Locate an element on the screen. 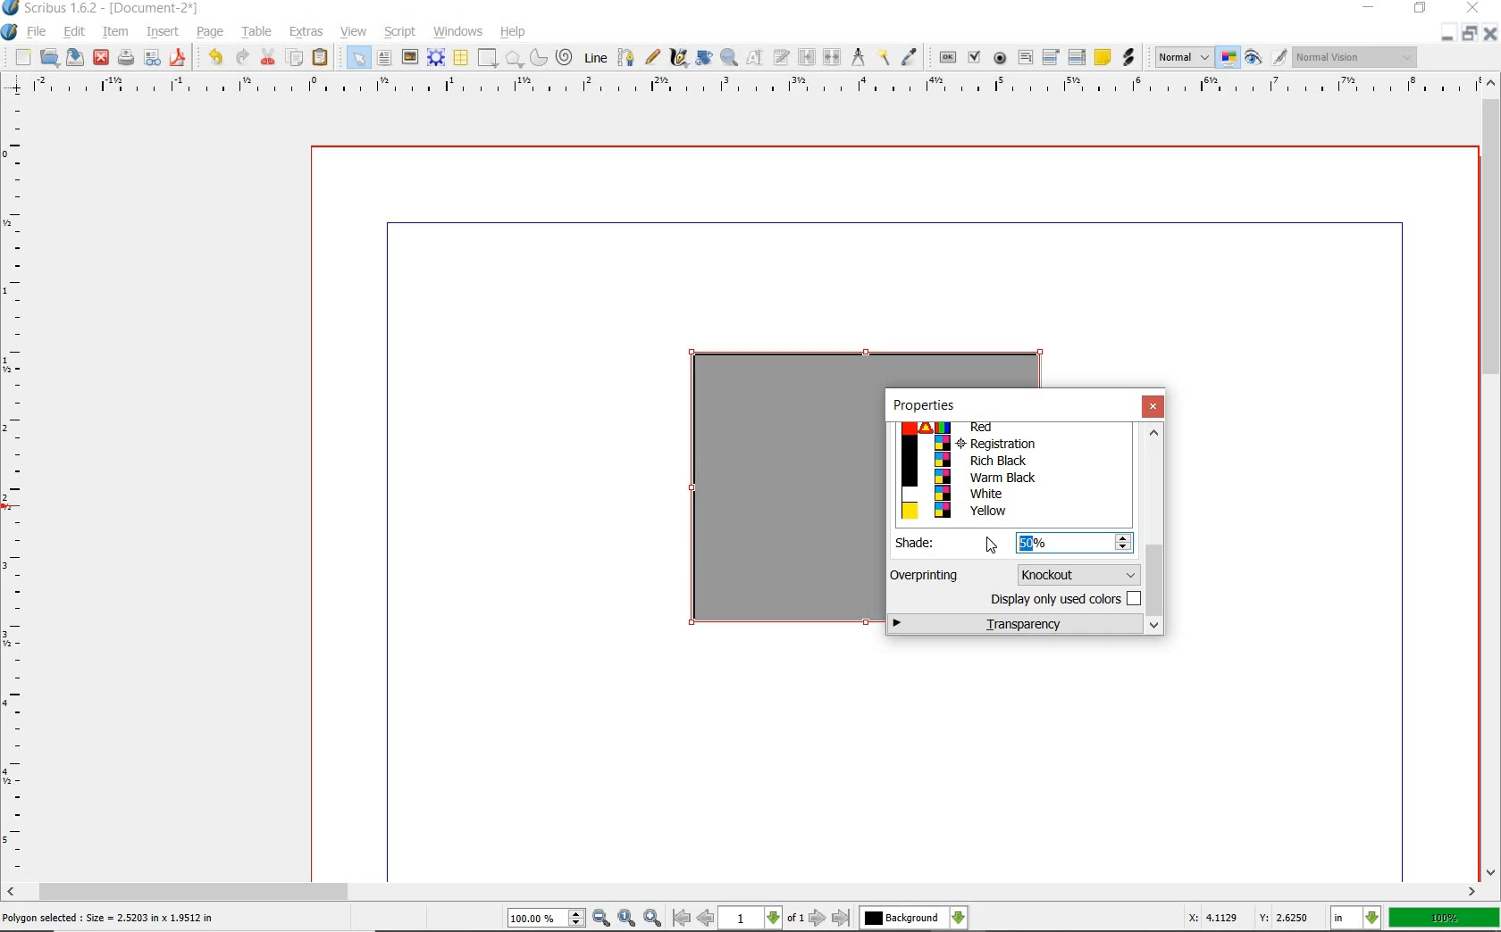  shape is located at coordinates (488, 57).